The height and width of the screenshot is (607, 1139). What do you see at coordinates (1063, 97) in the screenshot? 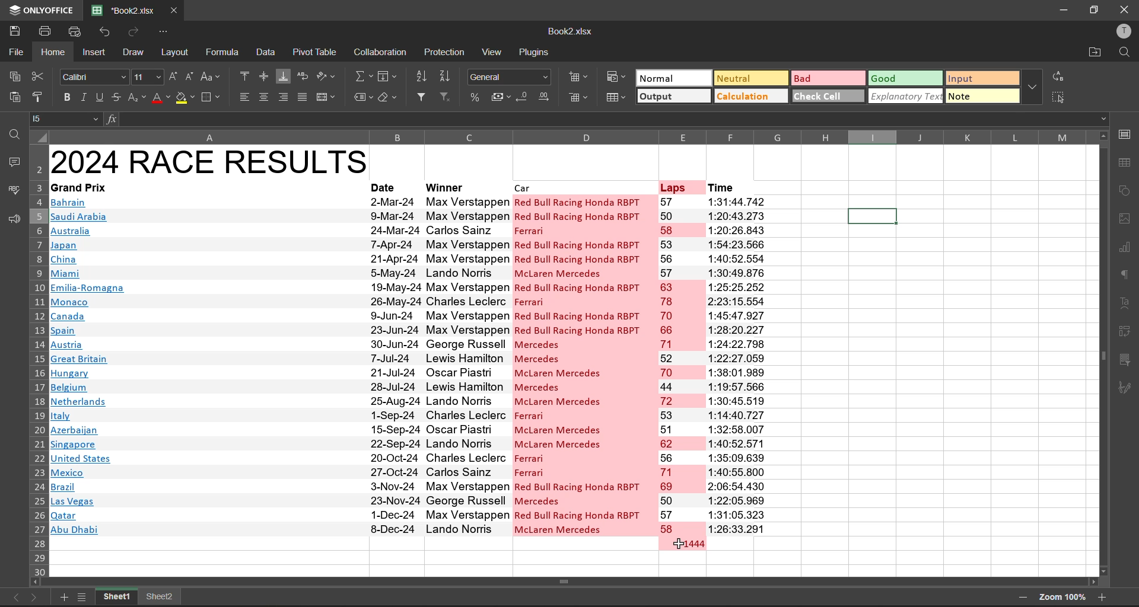
I see `select all` at bounding box center [1063, 97].